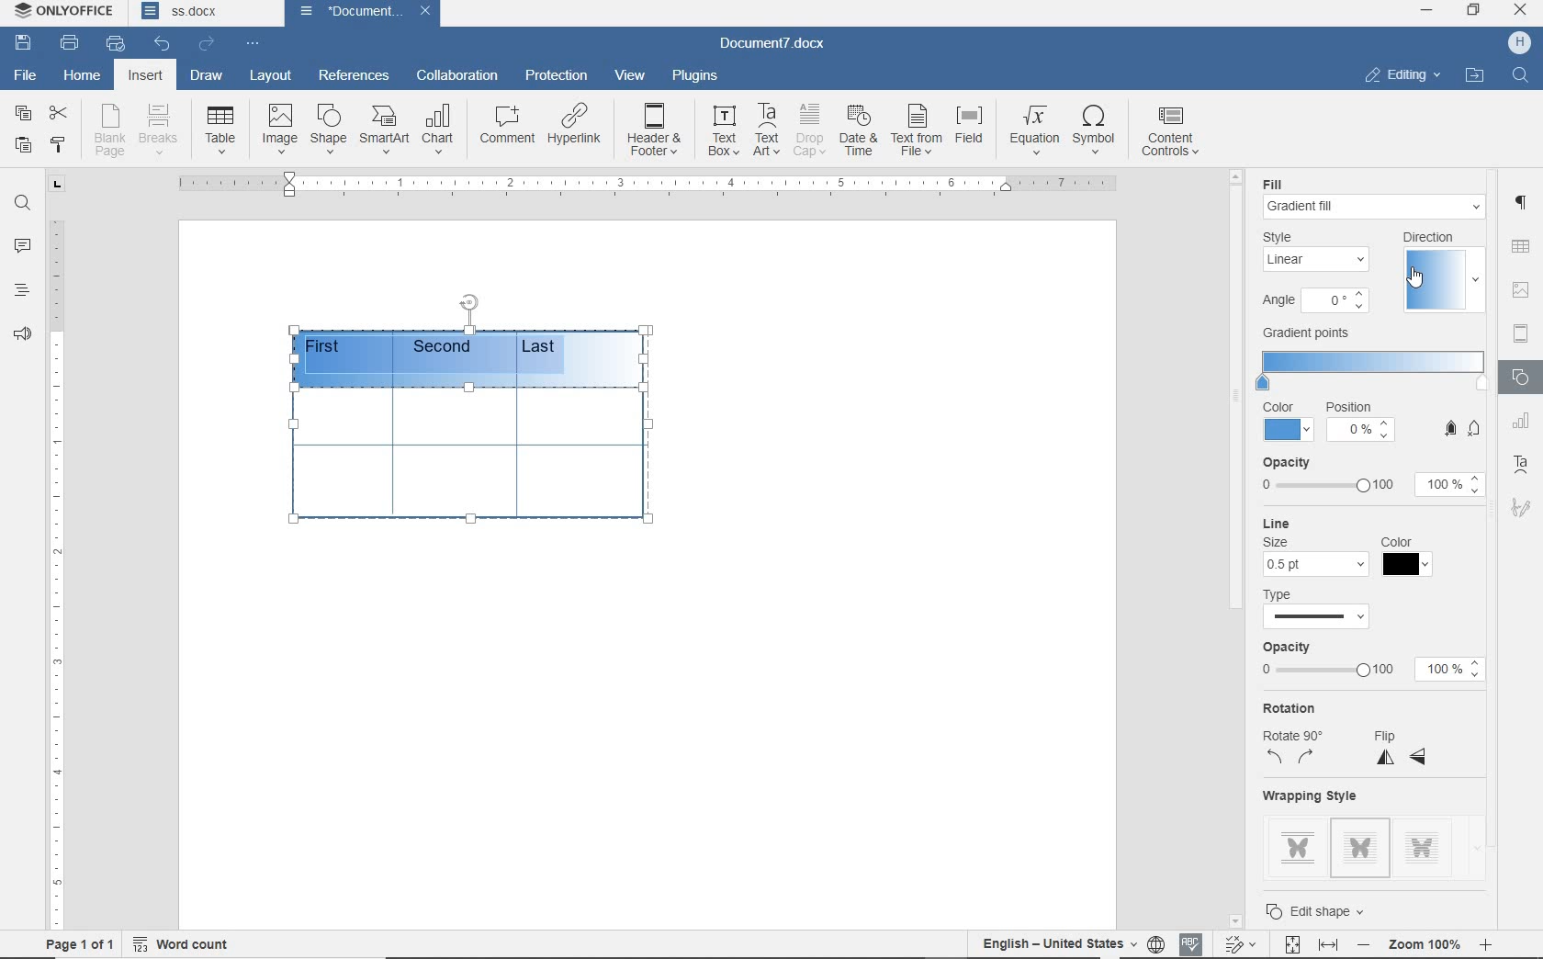 This screenshot has height=959, width=1543. I want to click on word count, so click(184, 941).